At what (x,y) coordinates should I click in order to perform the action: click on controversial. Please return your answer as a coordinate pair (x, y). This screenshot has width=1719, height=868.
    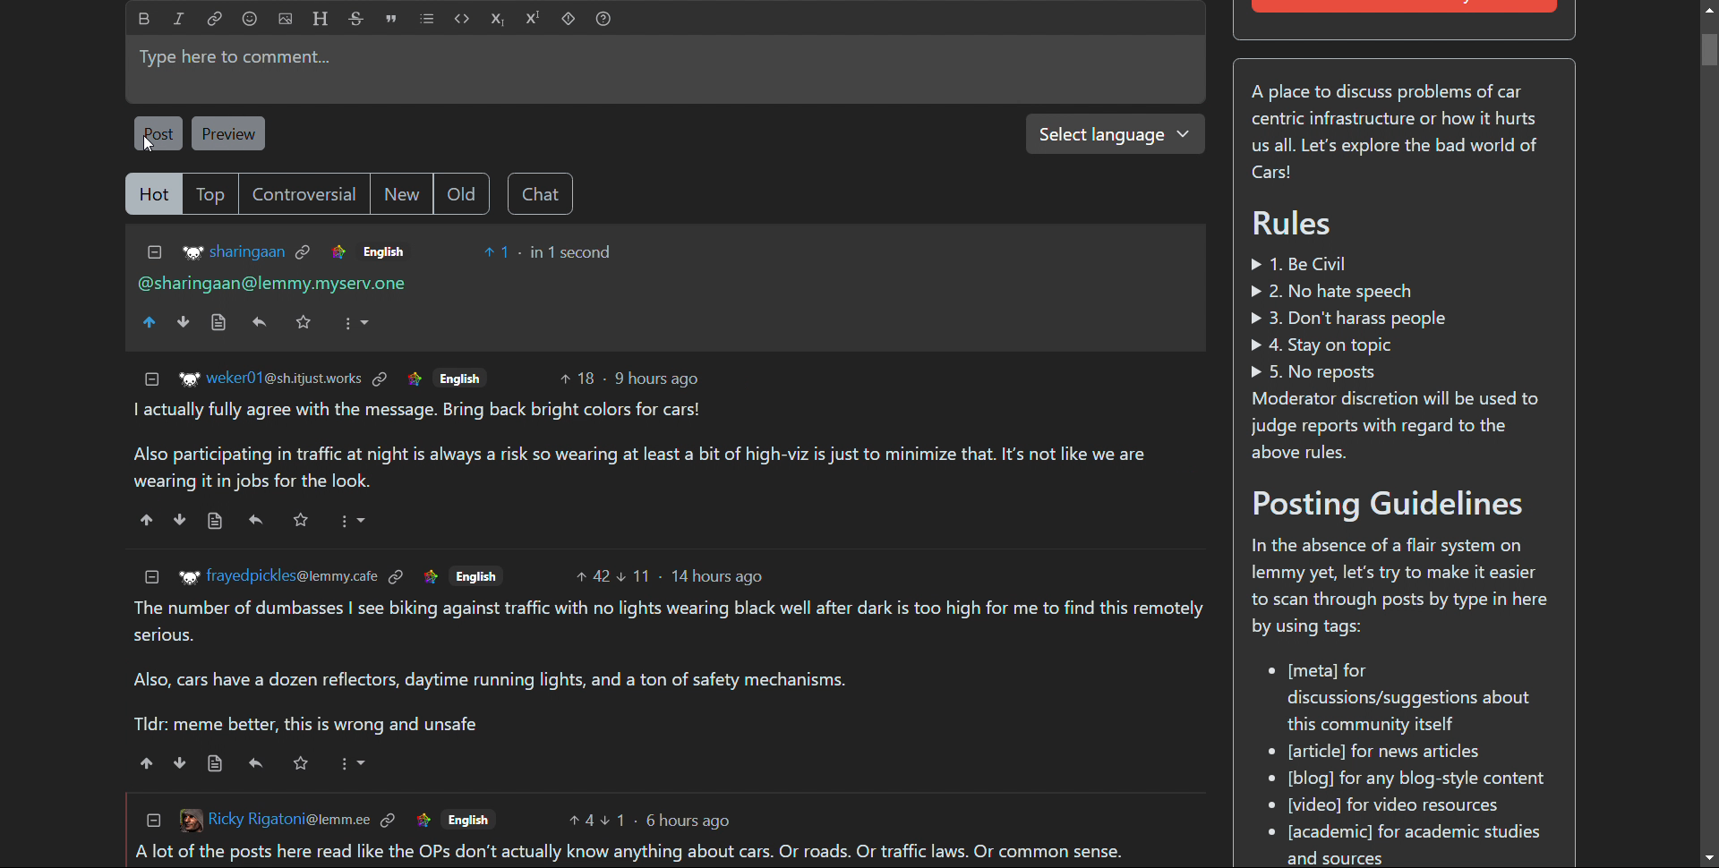
    Looking at the image, I should click on (303, 194).